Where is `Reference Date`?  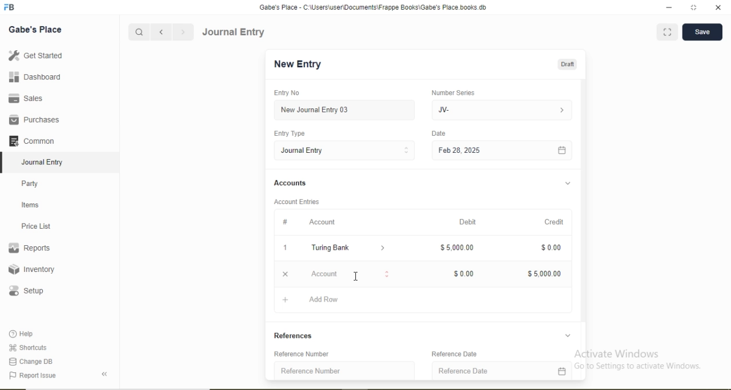
Reference Date is located at coordinates (464, 371).